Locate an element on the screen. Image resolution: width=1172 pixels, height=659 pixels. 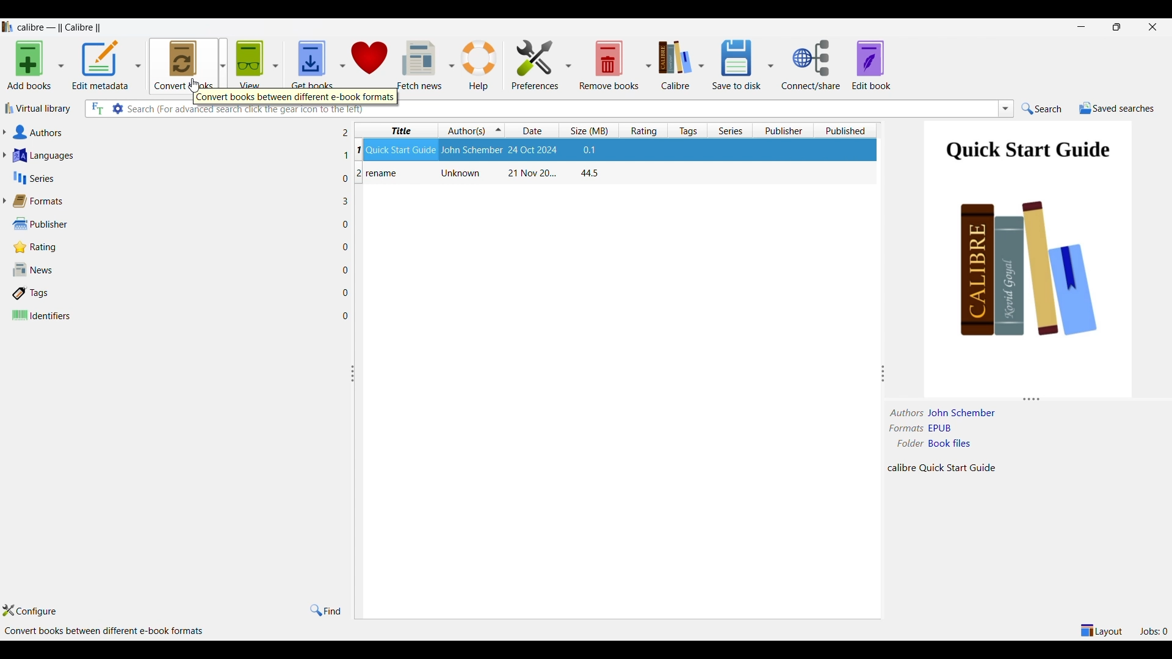
Publisher column is located at coordinates (783, 130).